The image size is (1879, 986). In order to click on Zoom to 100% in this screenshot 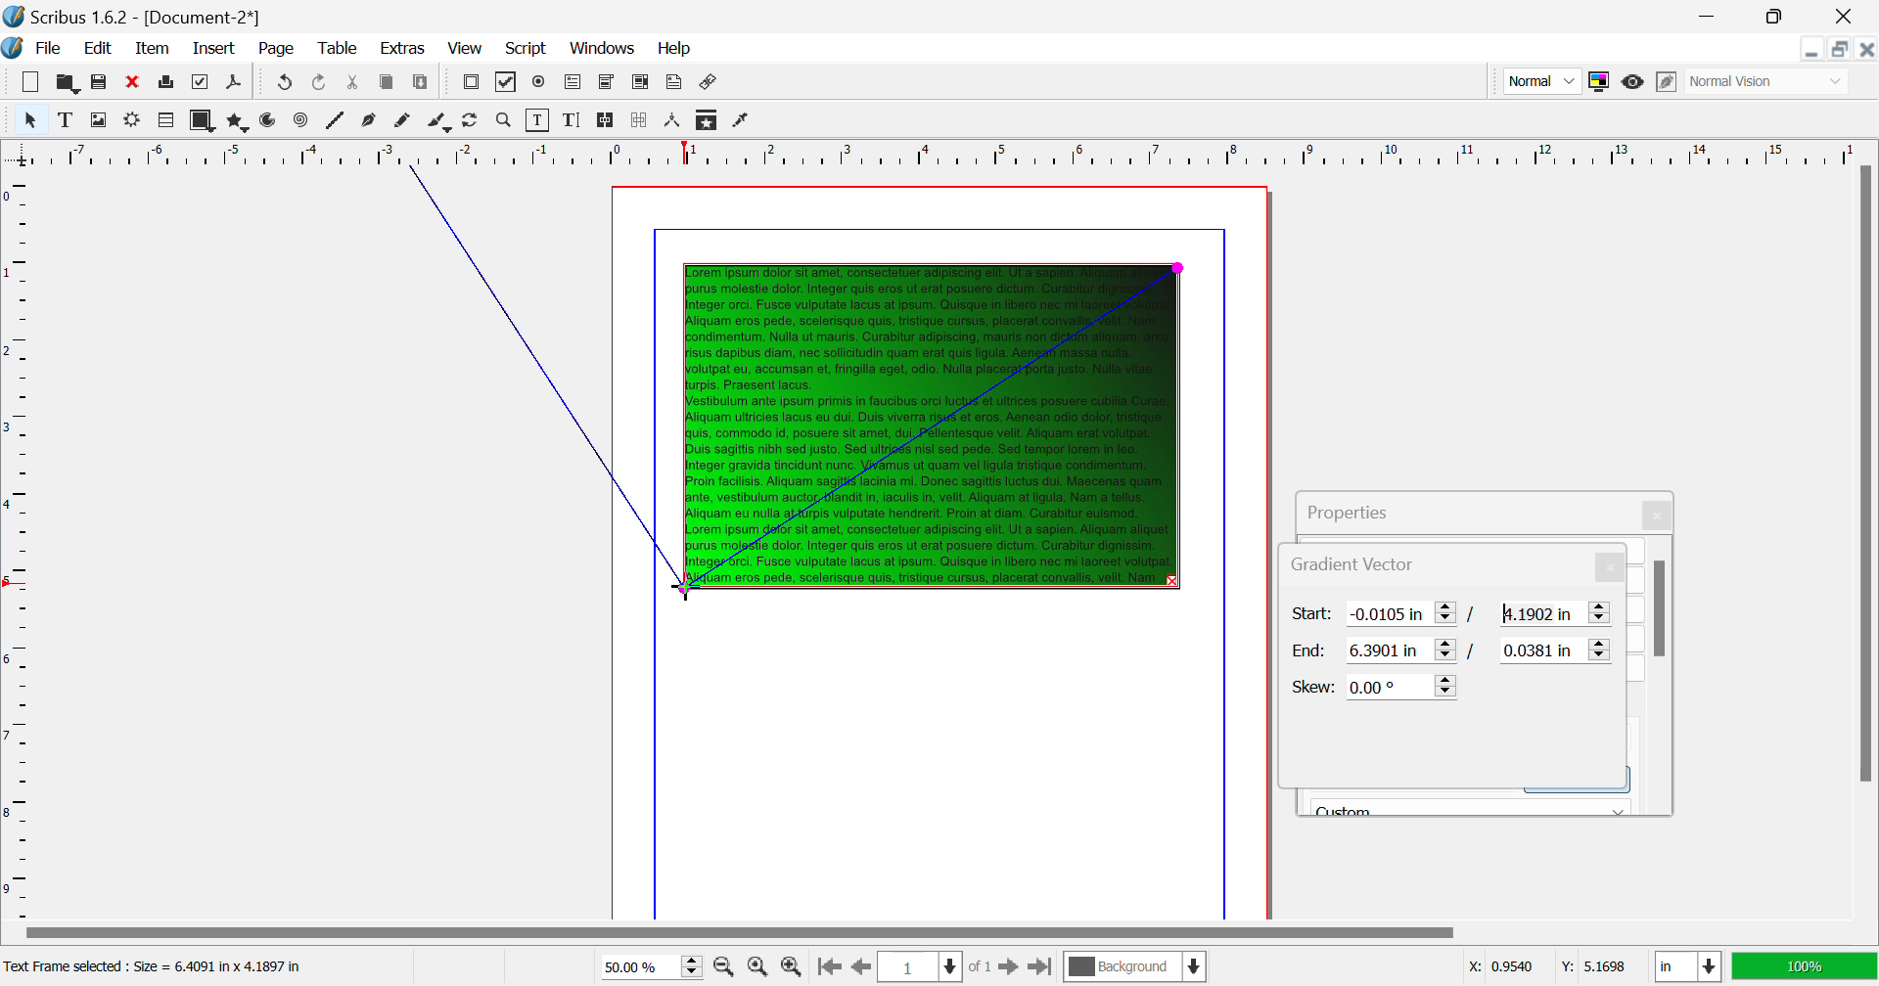, I will do `click(757, 966)`.